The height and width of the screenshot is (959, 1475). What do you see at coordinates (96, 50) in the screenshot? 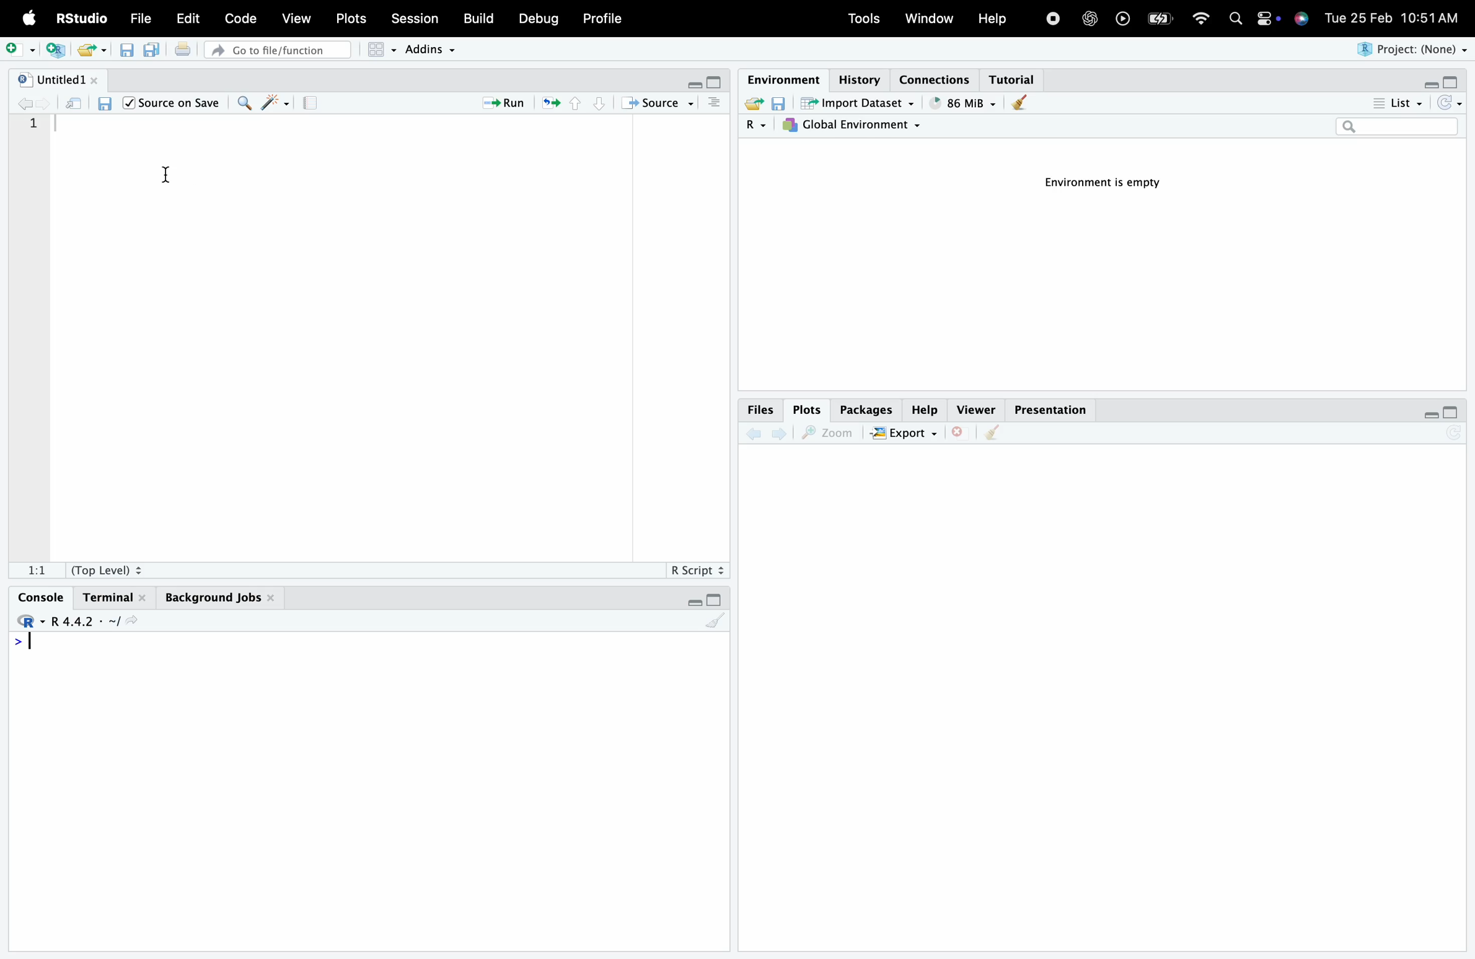
I see `export file` at bounding box center [96, 50].